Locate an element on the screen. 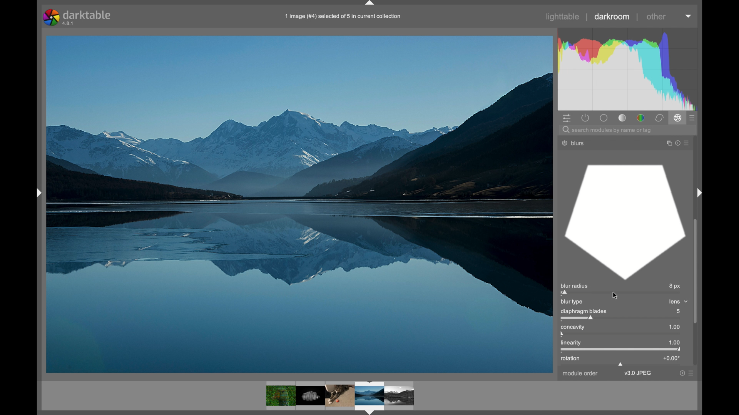 This screenshot has height=415, width=739. blurs is located at coordinates (580, 143).